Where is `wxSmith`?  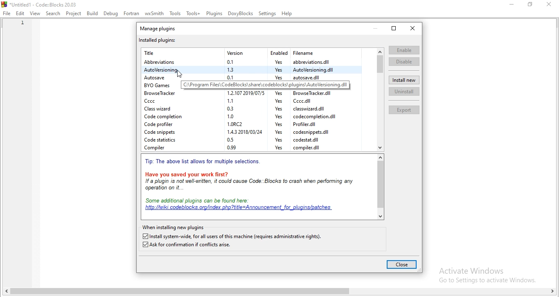 wxSmith is located at coordinates (154, 12).